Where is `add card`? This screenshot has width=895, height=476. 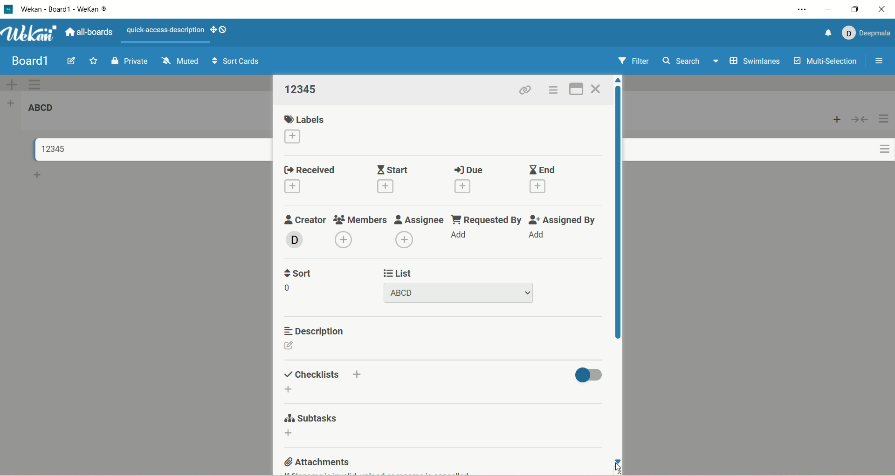
add card is located at coordinates (38, 177).